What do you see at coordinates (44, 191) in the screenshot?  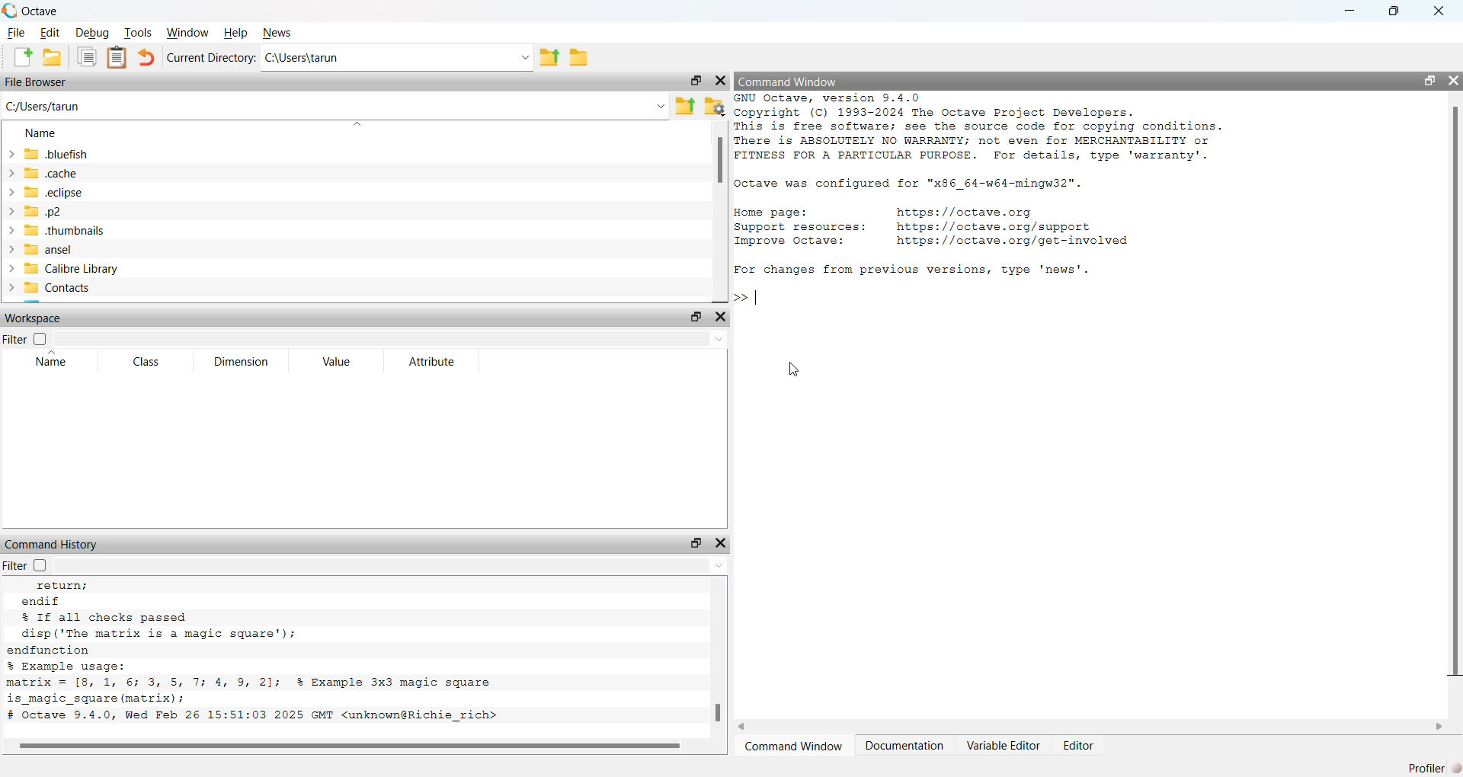 I see `.eclipse` at bounding box center [44, 191].